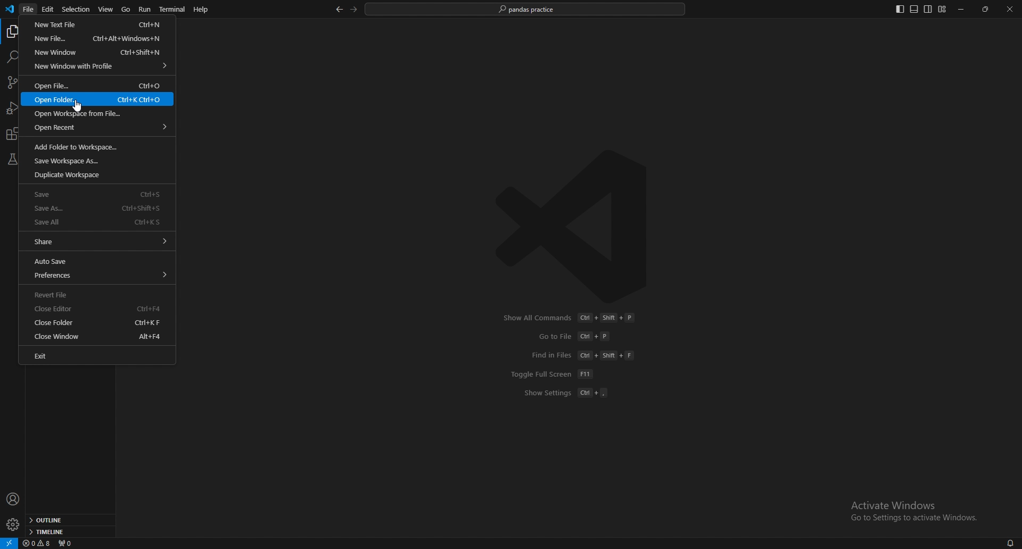 This screenshot has width=1022, height=549. What do you see at coordinates (106, 10) in the screenshot?
I see `view` at bounding box center [106, 10].